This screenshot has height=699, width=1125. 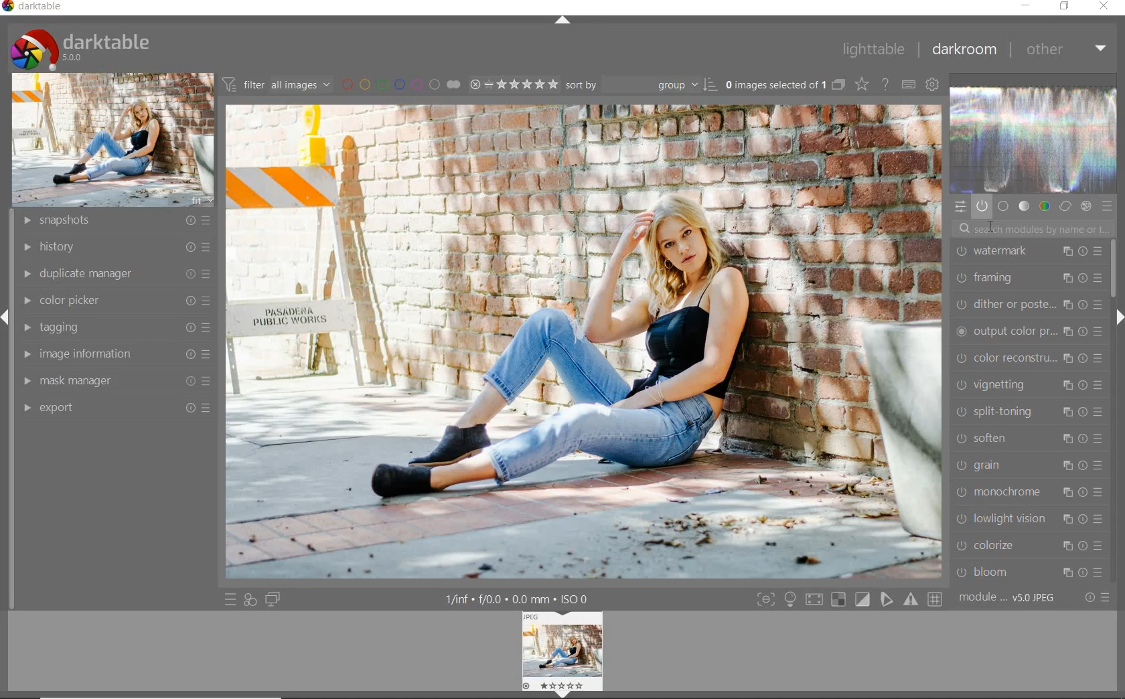 What do you see at coordinates (966, 50) in the screenshot?
I see `darkroom` at bounding box center [966, 50].